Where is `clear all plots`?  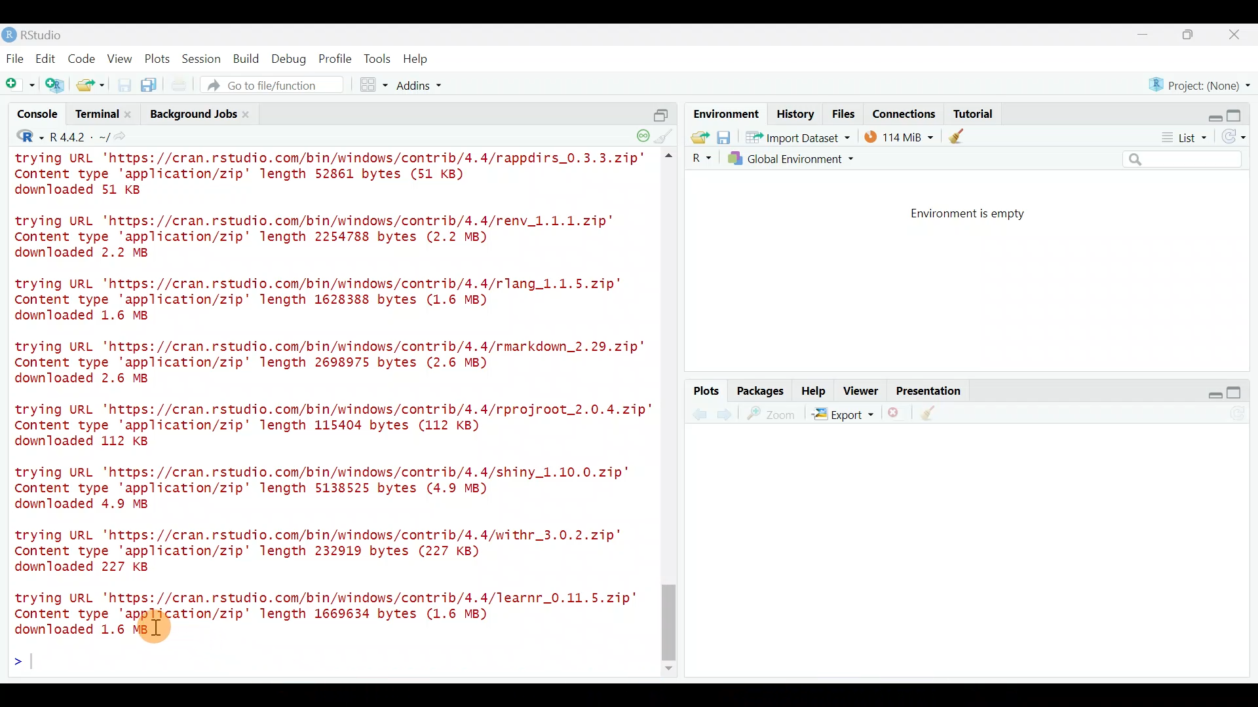
clear all plots is located at coordinates (936, 415).